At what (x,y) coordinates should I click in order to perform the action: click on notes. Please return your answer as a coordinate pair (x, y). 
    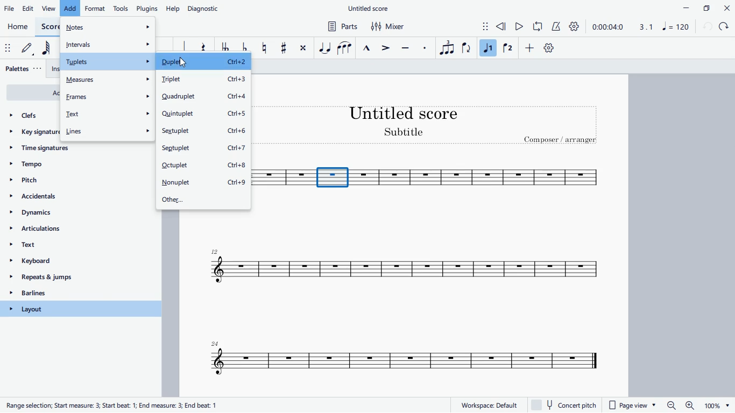
    Looking at the image, I should click on (108, 26).